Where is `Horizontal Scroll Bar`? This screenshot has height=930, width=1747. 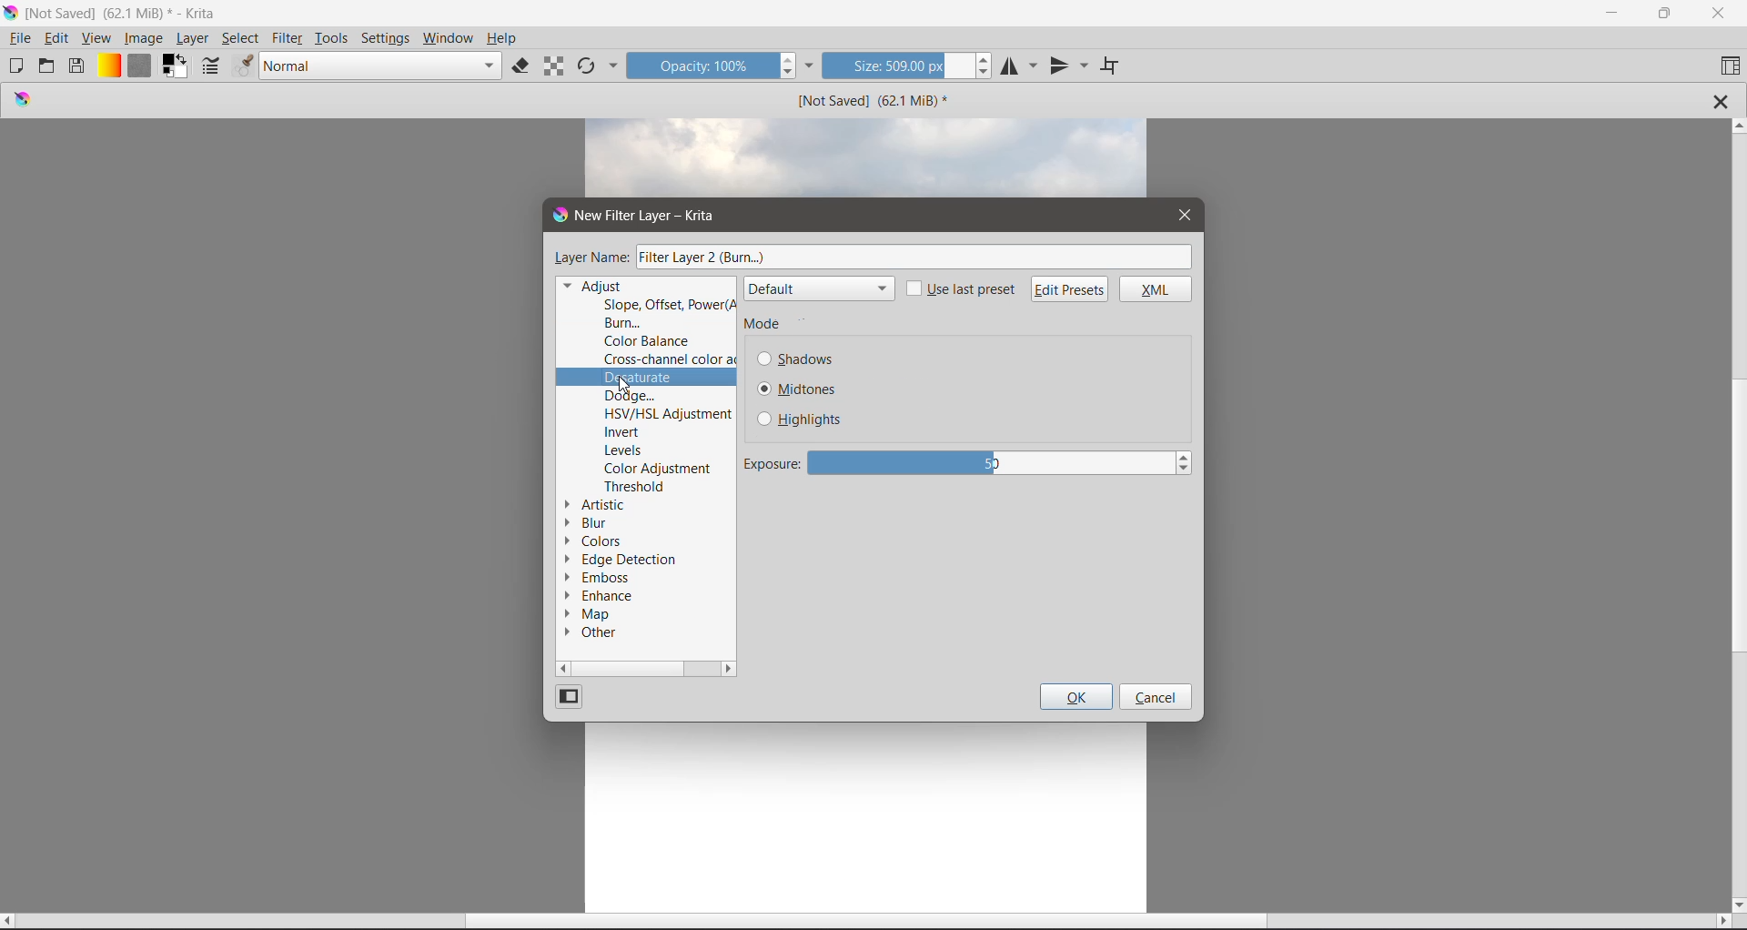 Horizontal Scroll Bar is located at coordinates (867, 922).